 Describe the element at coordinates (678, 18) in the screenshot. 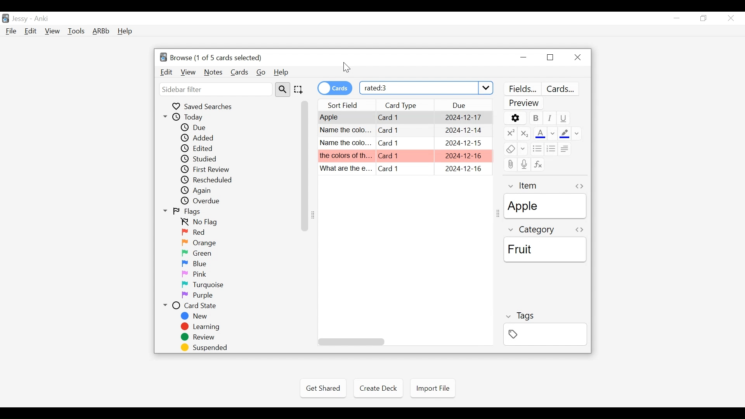

I see `minimize` at that location.